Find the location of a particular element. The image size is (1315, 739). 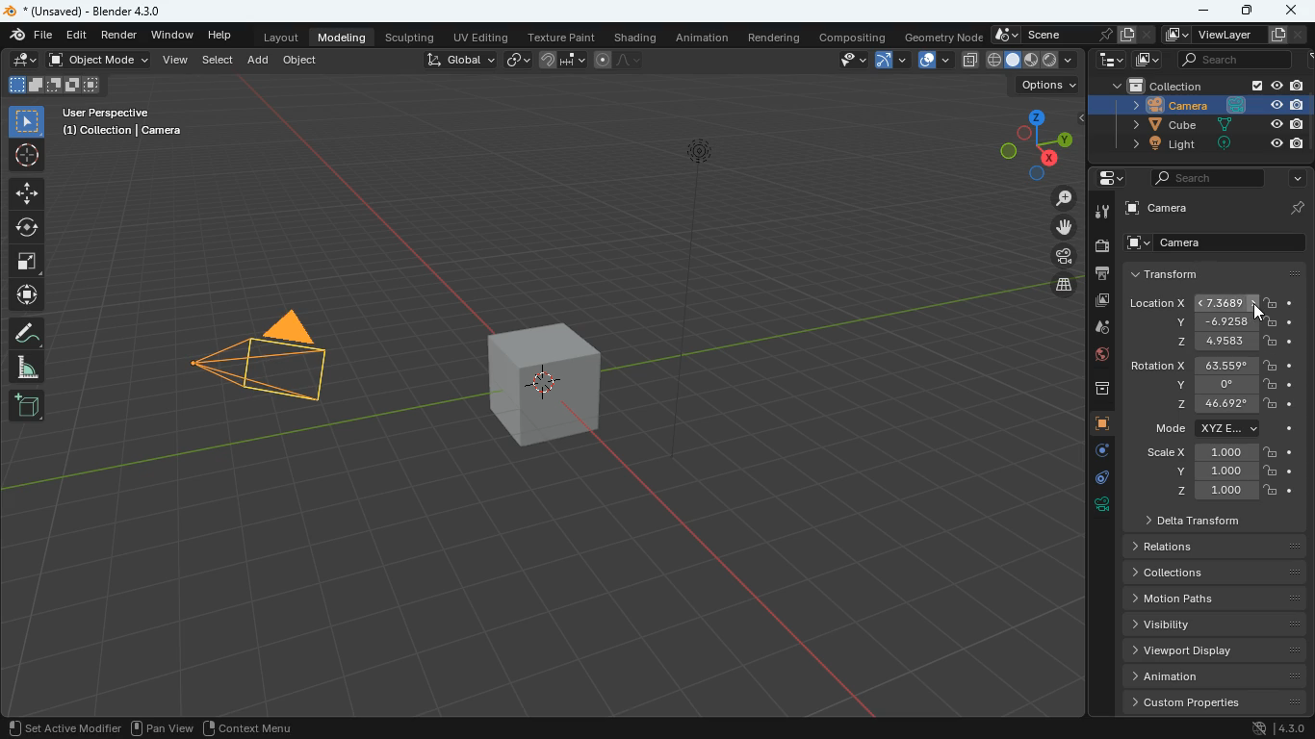

add is located at coordinates (257, 62).